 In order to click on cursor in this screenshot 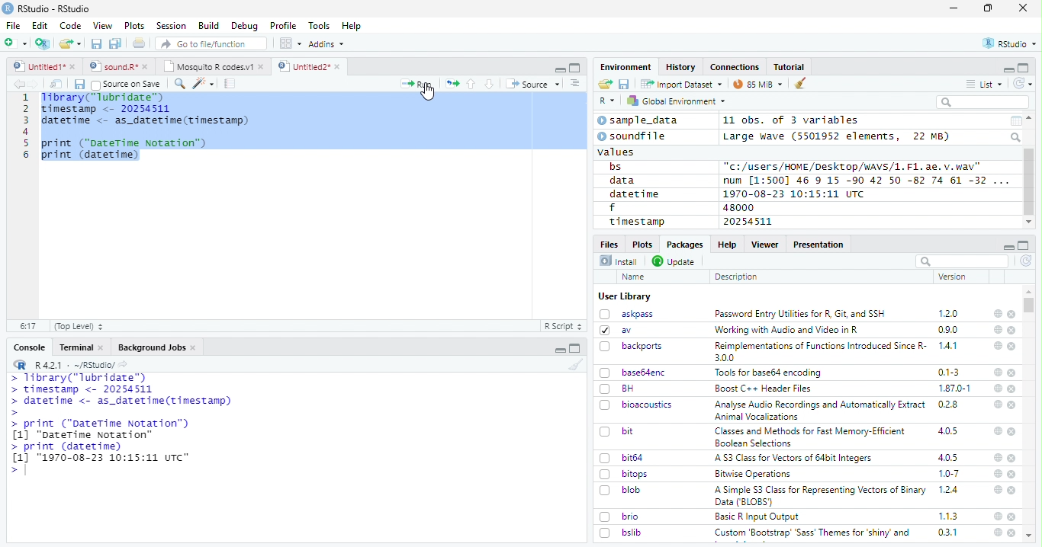, I will do `click(430, 94)`.